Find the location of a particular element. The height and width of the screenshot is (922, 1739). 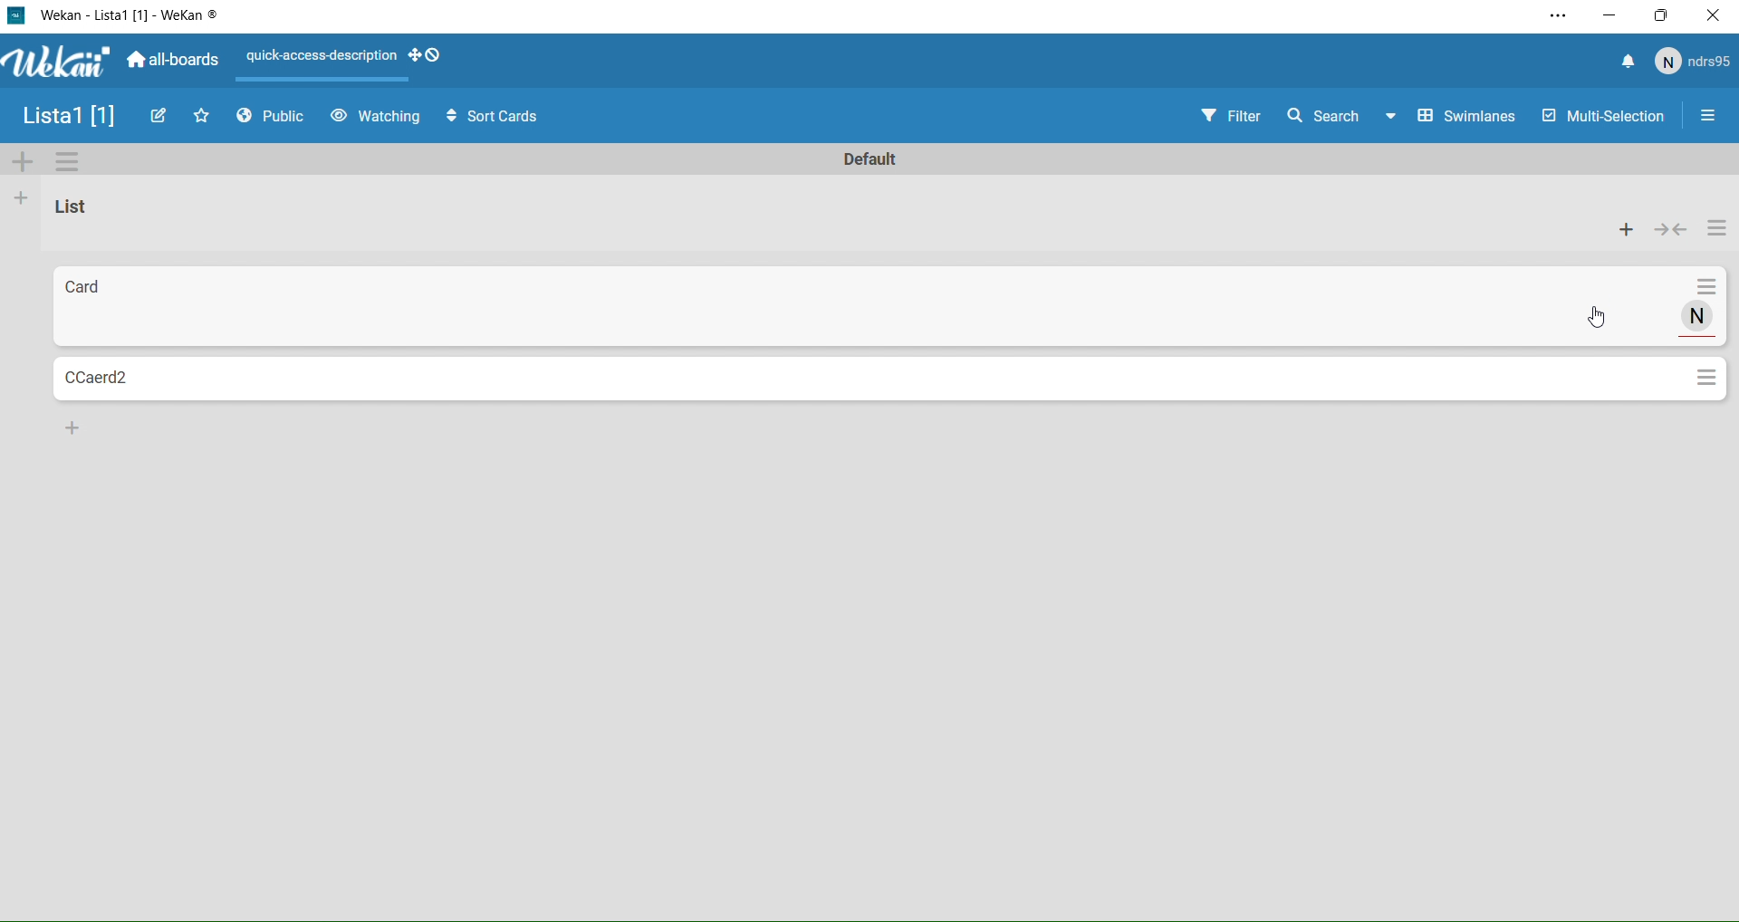

drag handles is located at coordinates (423, 59).